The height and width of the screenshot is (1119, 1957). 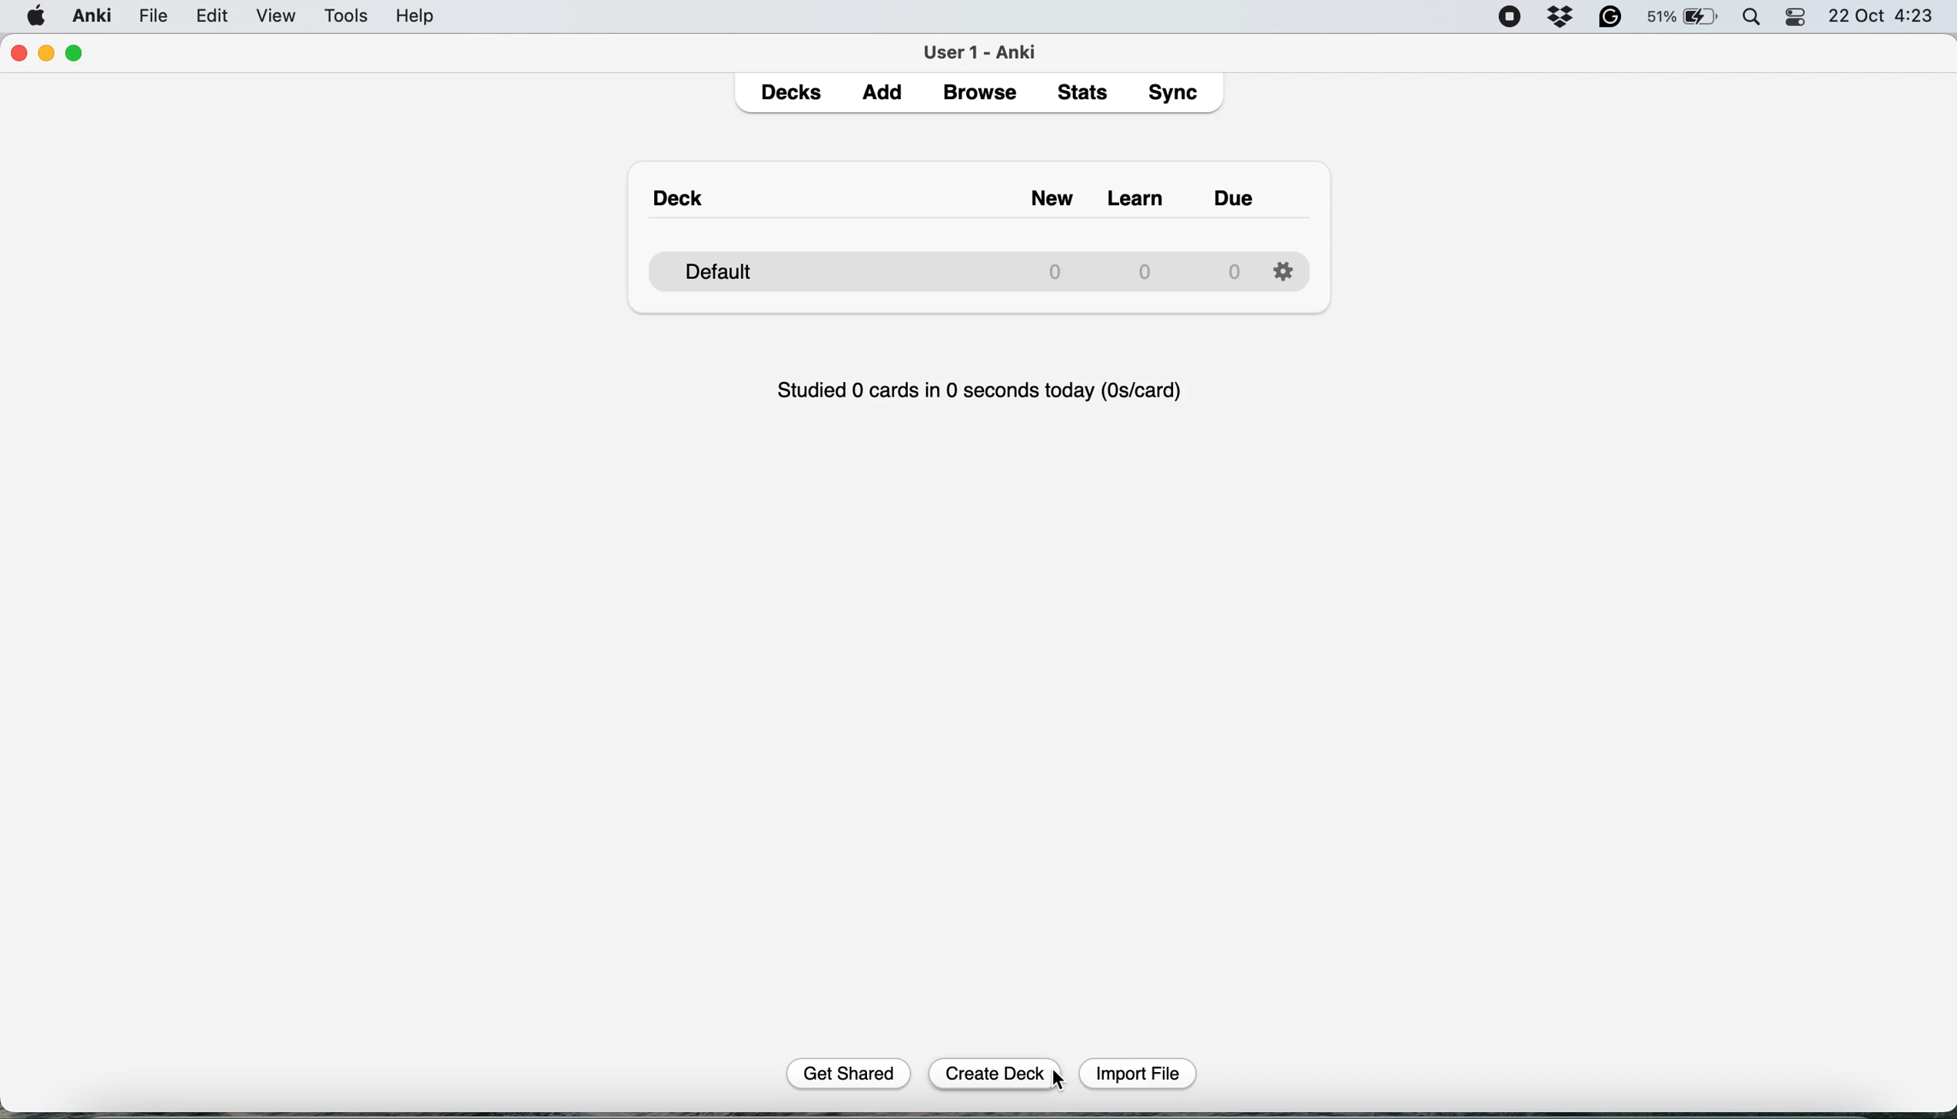 What do you see at coordinates (1681, 19) in the screenshot?
I see `battery - 51%` at bounding box center [1681, 19].